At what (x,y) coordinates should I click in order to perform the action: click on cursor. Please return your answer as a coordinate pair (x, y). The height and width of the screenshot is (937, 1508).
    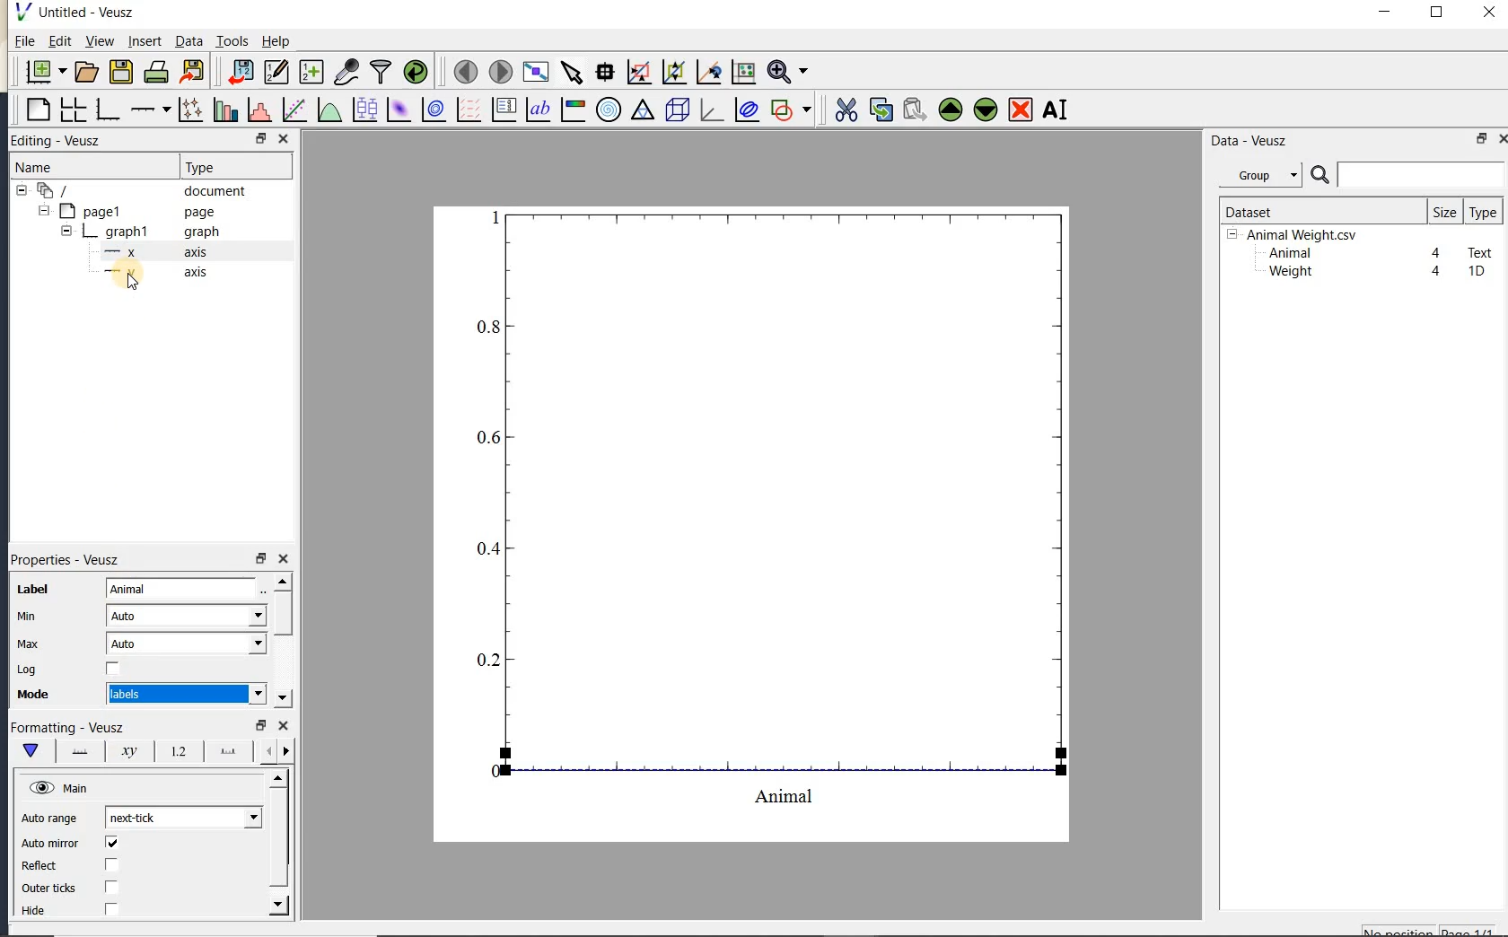
    Looking at the image, I should click on (131, 285).